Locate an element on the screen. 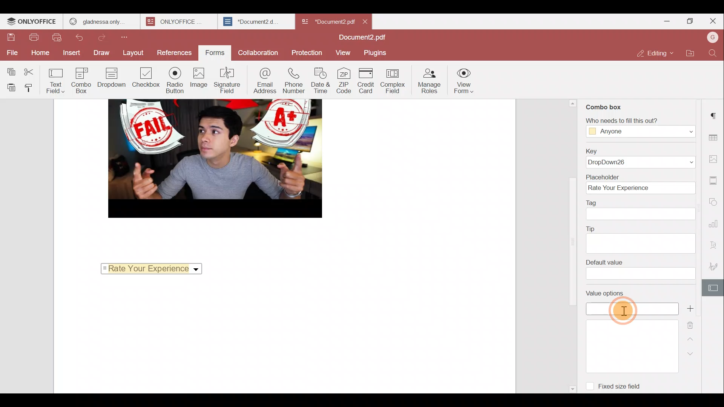 Image resolution: width=724 pixels, height=407 pixels. Layout is located at coordinates (133, 54).